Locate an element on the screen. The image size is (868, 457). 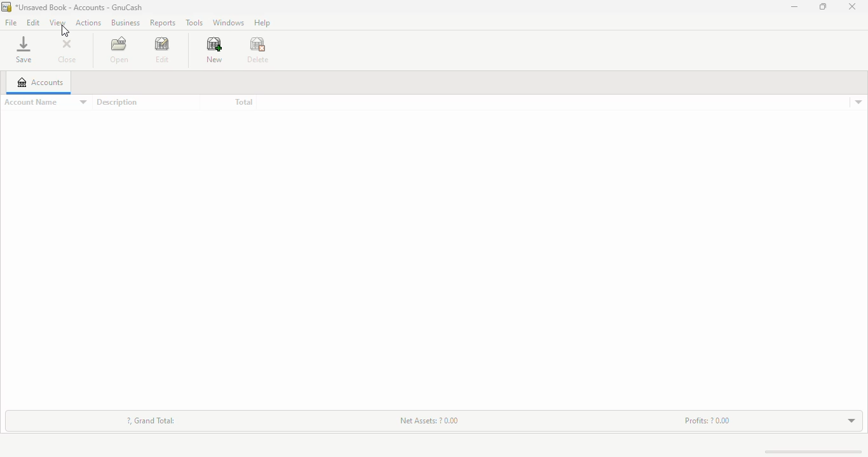
close is located at coordinates (67, 52).